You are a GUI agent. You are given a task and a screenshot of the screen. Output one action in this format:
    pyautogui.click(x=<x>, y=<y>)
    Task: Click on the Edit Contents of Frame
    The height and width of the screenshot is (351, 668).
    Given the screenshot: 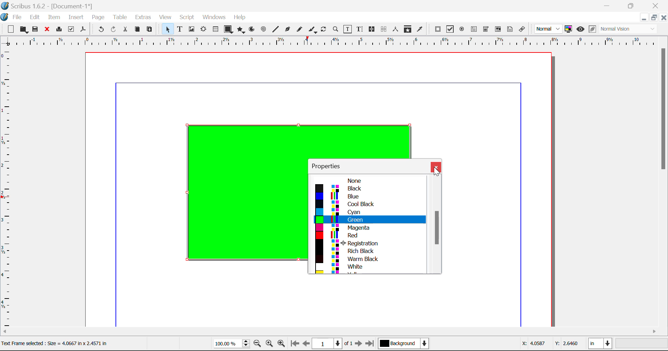 What is the action you would take?
    pyautogui.click(x=348, y=29)
    